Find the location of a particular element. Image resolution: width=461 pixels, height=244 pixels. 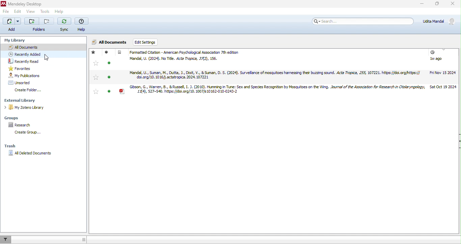

all documents is located at coordinates (107, 42).